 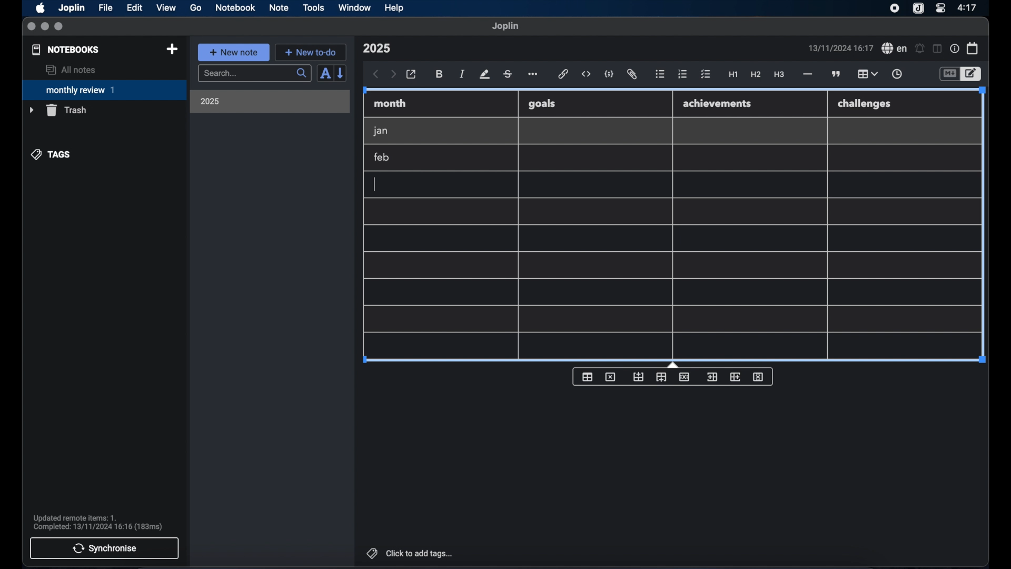 I want to click on new to-do, so click(x=311, y=52).